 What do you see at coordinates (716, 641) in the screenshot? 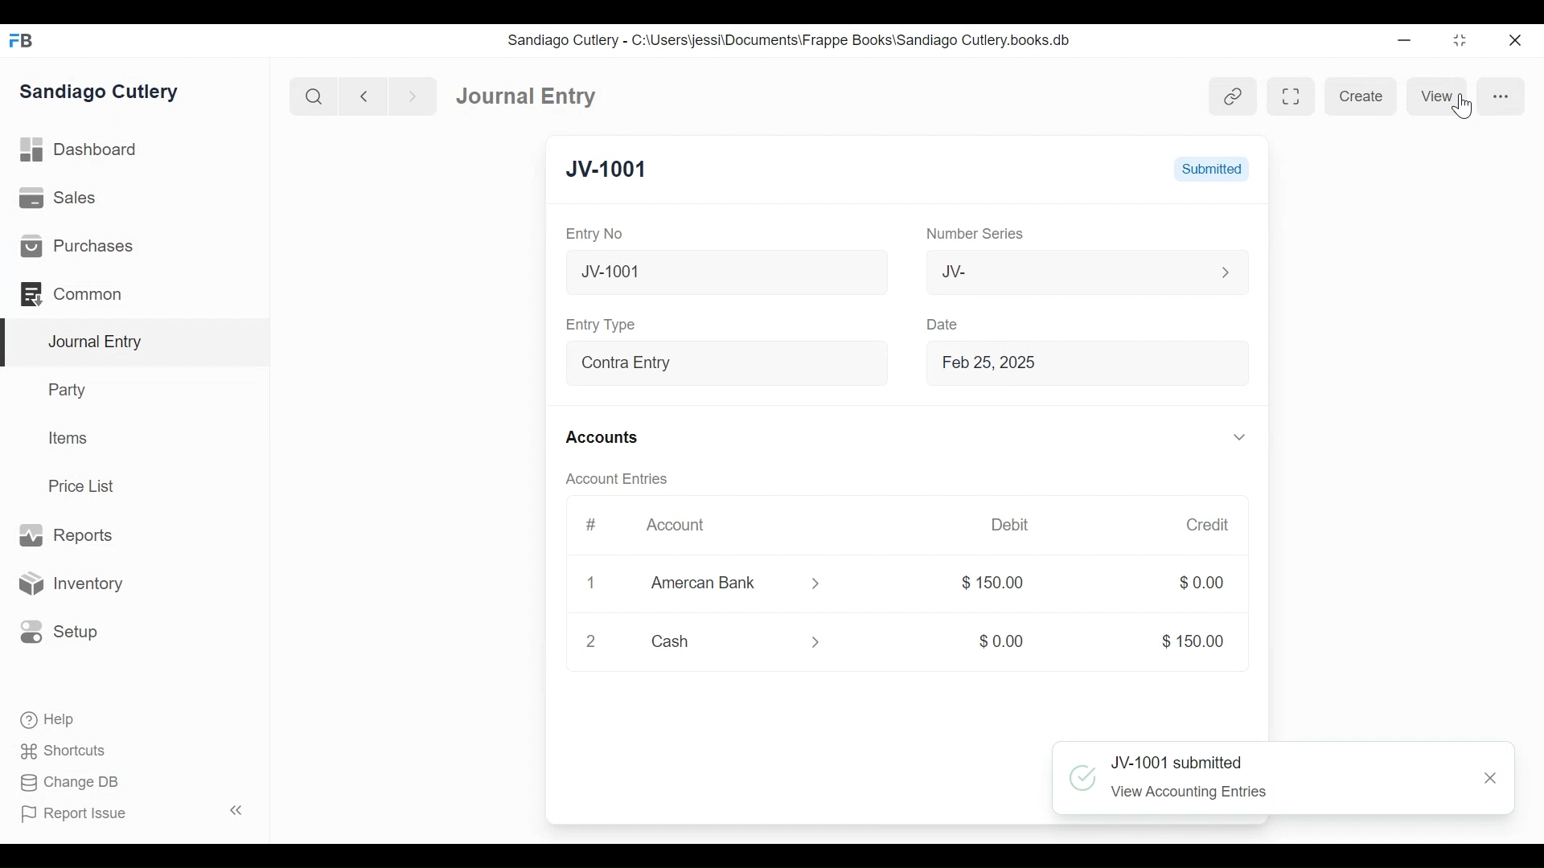
I see `Cash` at bounding box center [716, 641].